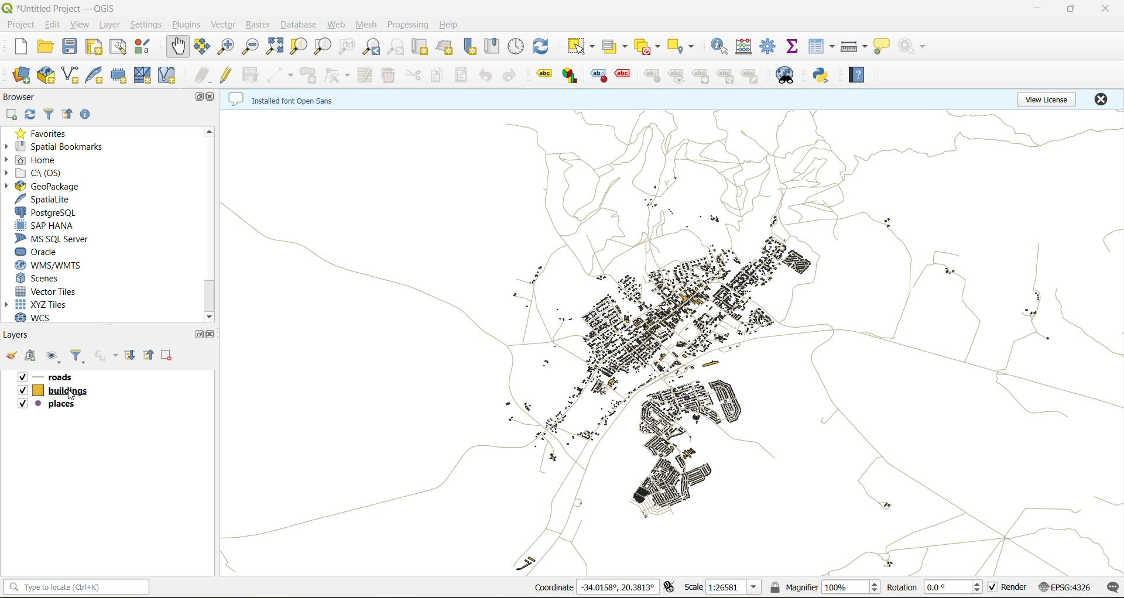  Describe the element at coordinates (914, 47) in the screenshot. I see `no action` at that location.